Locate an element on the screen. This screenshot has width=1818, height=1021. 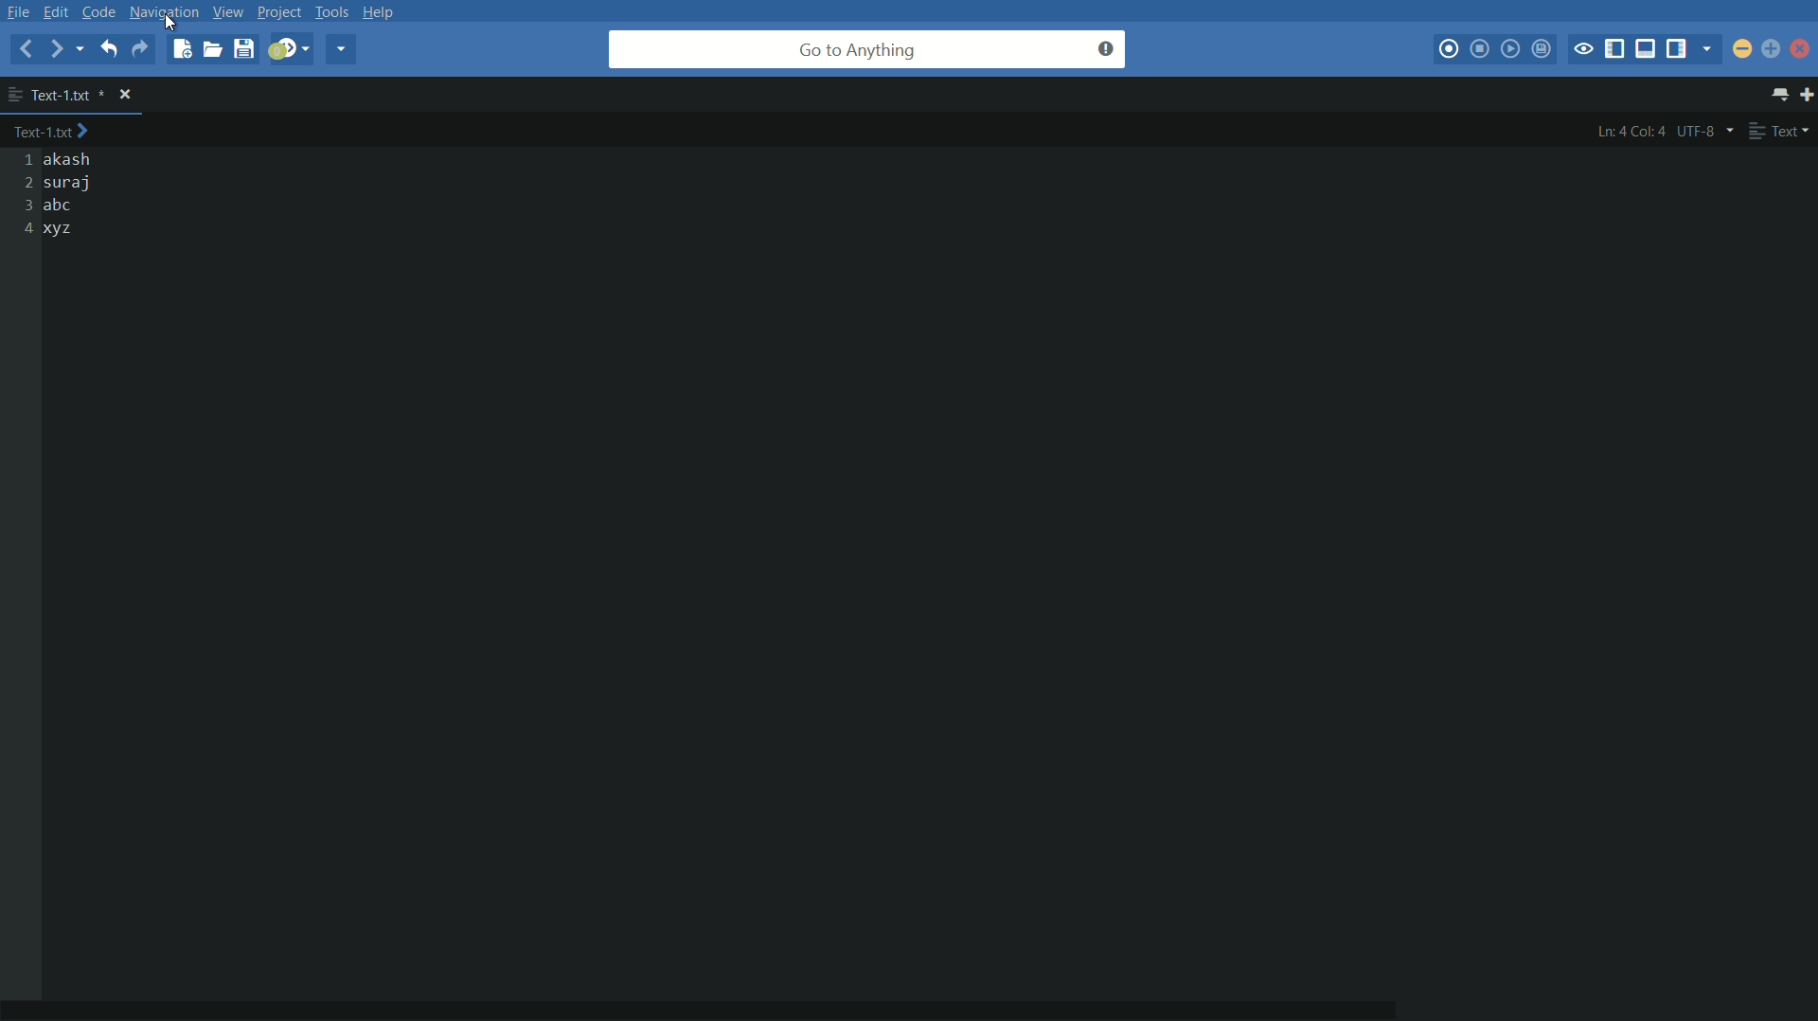
show/hide right panel is located at coordinates (1679, 49).